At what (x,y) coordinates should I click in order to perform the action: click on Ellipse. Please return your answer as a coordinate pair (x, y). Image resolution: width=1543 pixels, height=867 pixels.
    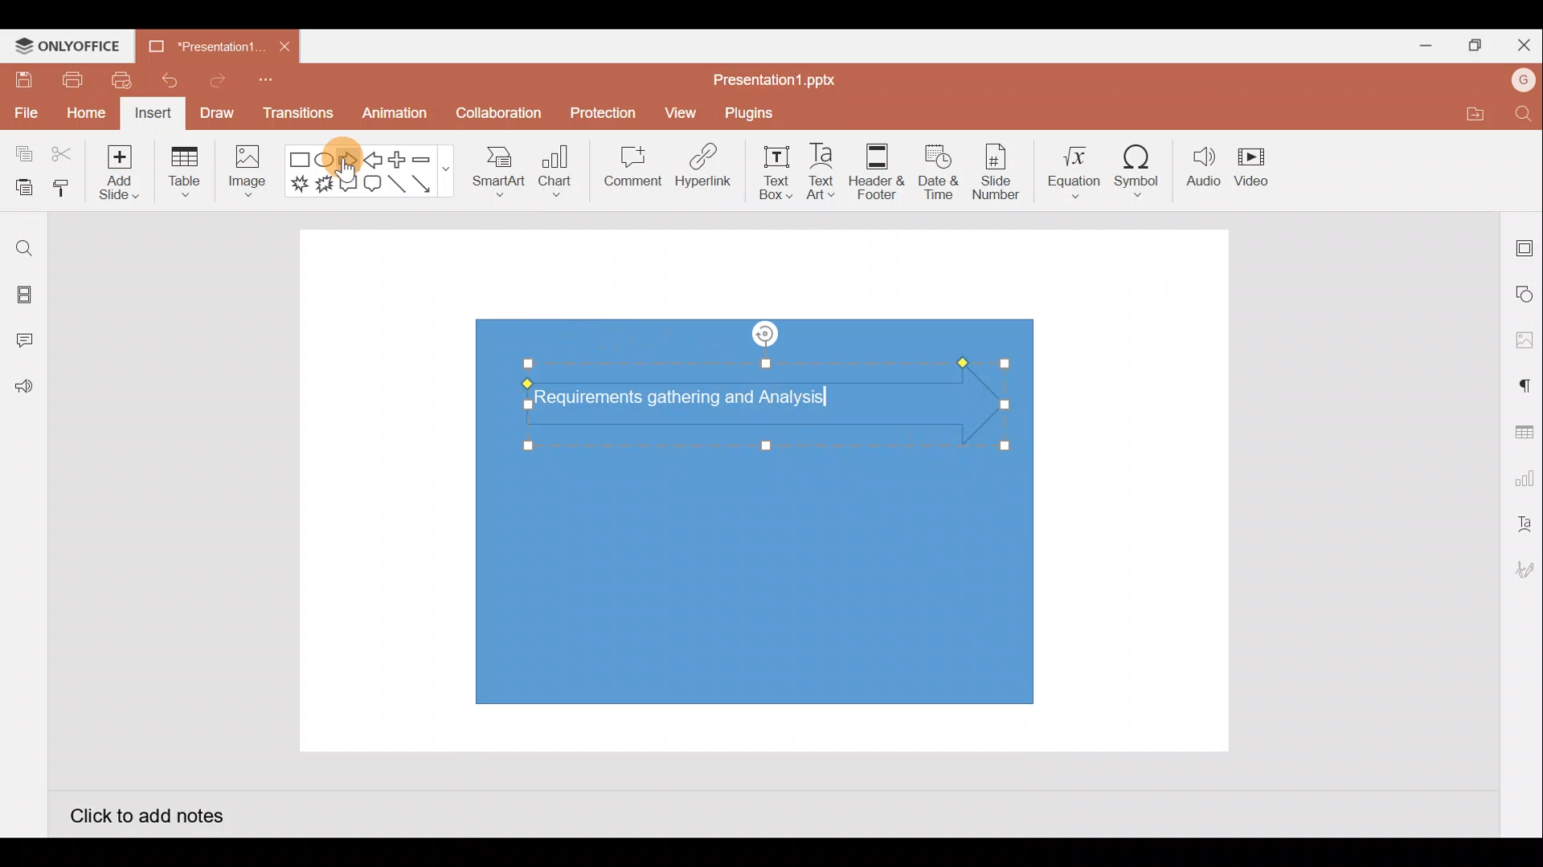
    Looking at the image, I should click on (326, 160).